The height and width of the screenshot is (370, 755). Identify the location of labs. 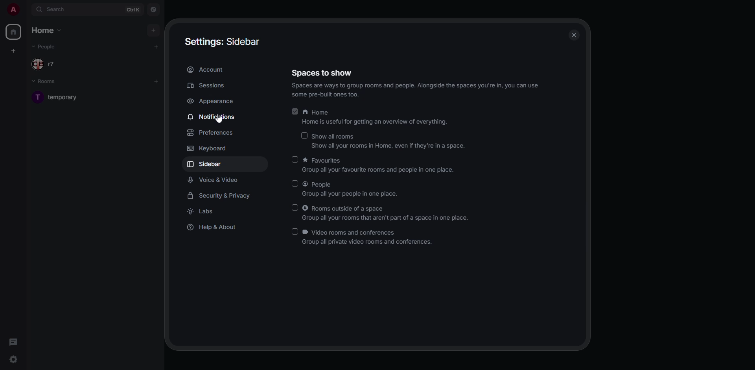
(204, 212).